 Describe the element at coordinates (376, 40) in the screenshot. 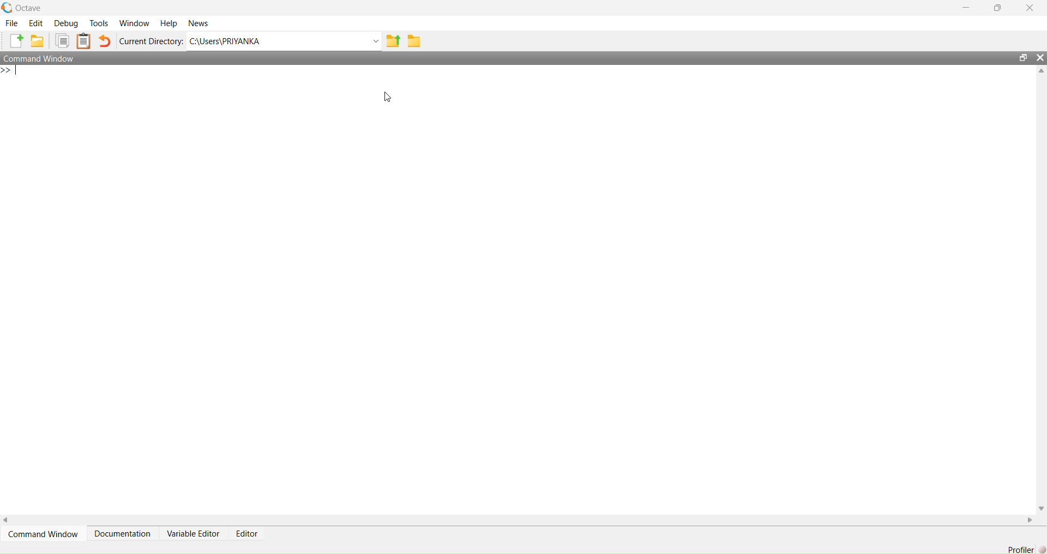

I see `Enter directory name` at that location.